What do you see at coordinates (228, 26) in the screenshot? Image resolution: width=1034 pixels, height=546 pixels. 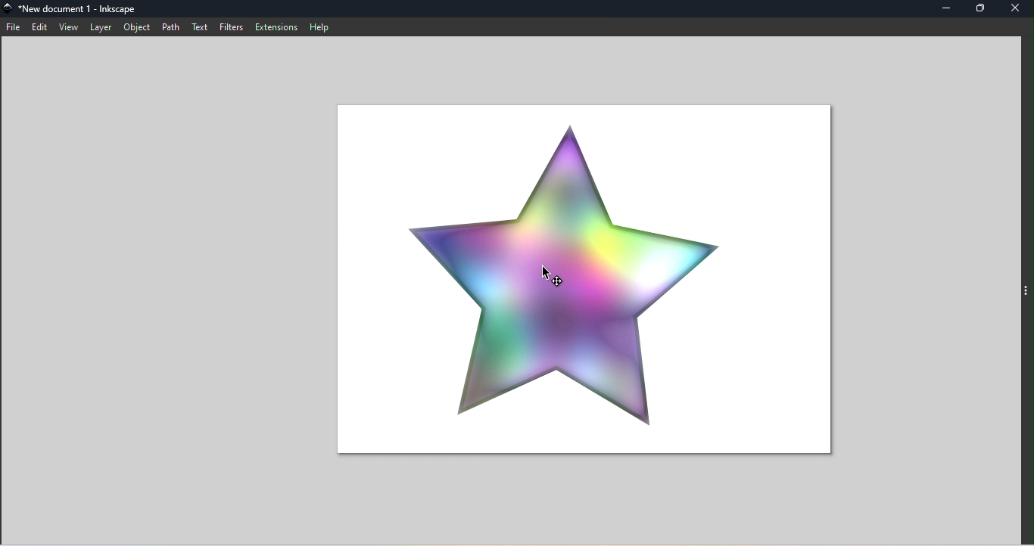 I see `Filters` at bounding box center [228, 26].